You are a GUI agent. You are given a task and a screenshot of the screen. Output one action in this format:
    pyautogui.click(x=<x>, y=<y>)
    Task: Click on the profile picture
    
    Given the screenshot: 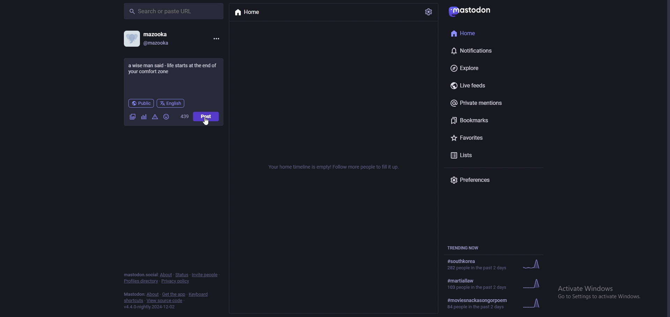 What is the action you would take?
    pyautogui.click(x=131, y=38)
    